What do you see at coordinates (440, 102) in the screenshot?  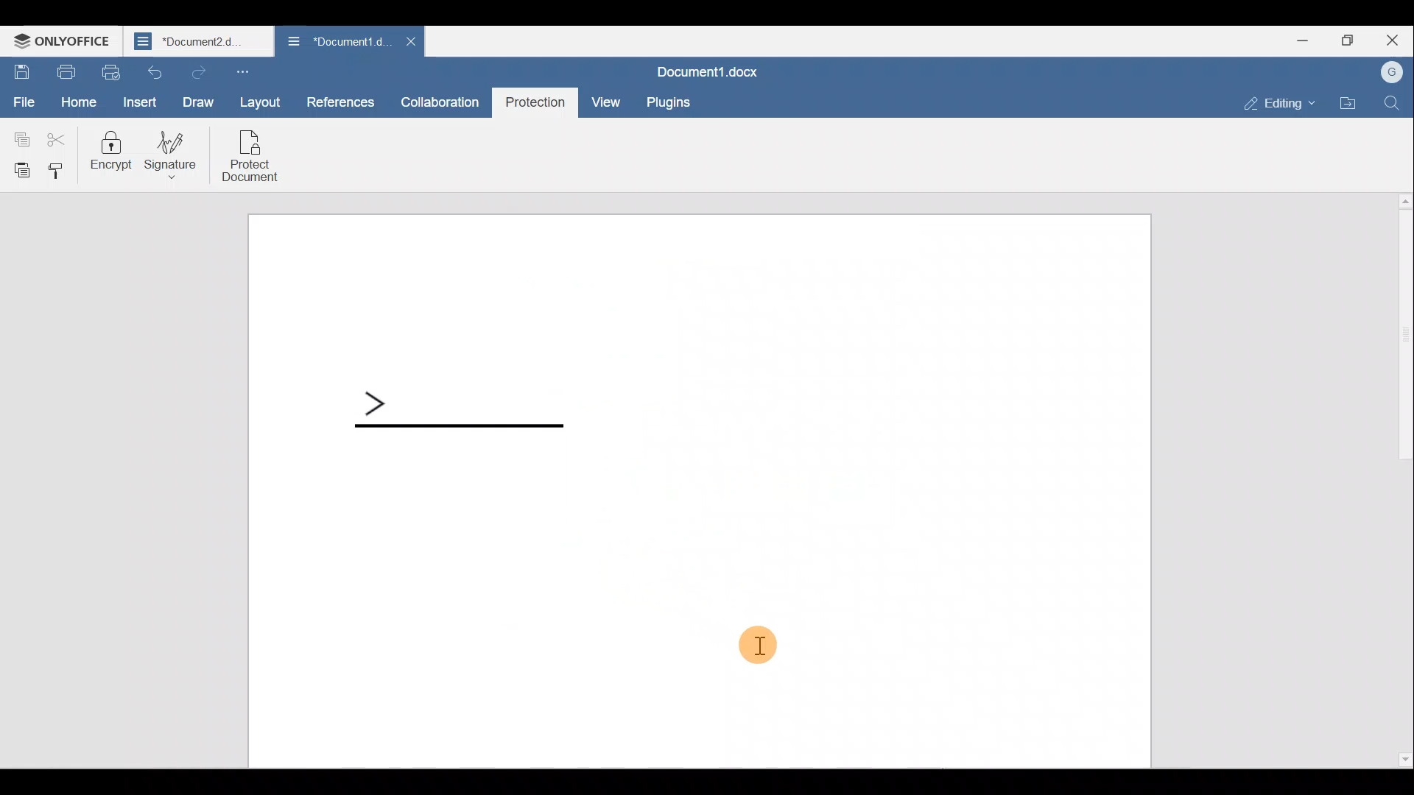 I see `Collaboration` at bounding box center [440, 102].